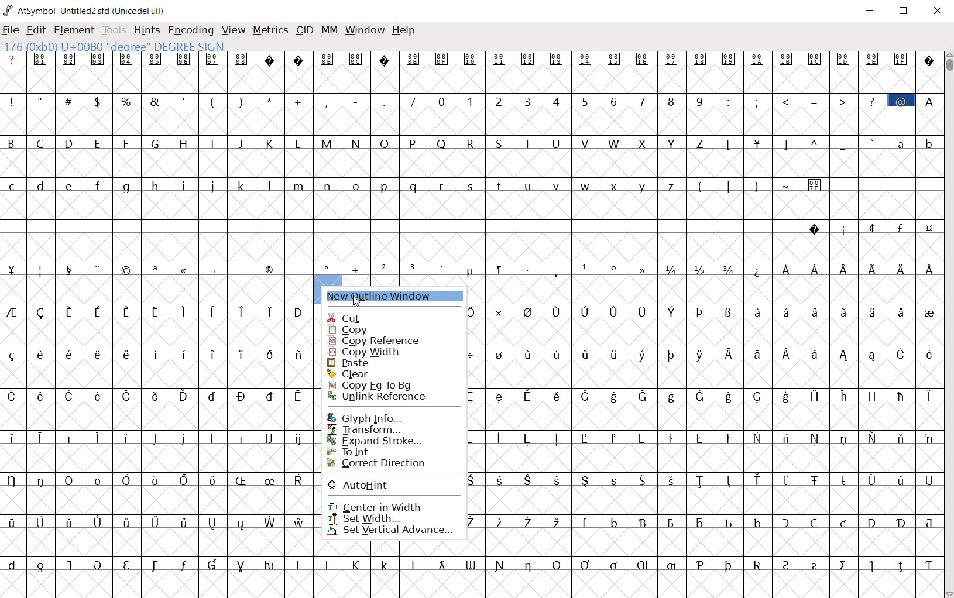  I want to click on cursor, so click(355, 295).